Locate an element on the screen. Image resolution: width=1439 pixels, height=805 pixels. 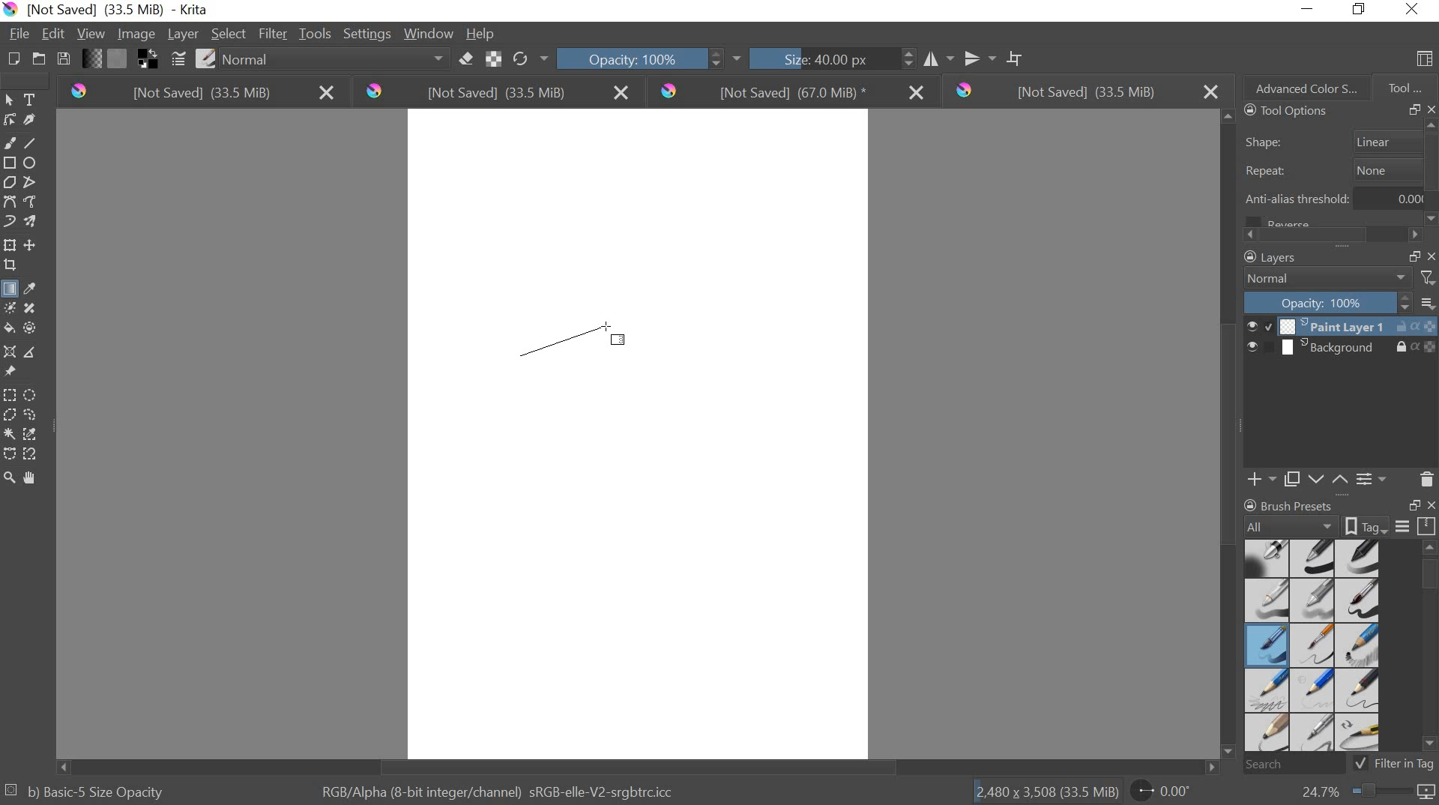
[not saved] (33.5 mb) is located at coordinates (1083, 91).